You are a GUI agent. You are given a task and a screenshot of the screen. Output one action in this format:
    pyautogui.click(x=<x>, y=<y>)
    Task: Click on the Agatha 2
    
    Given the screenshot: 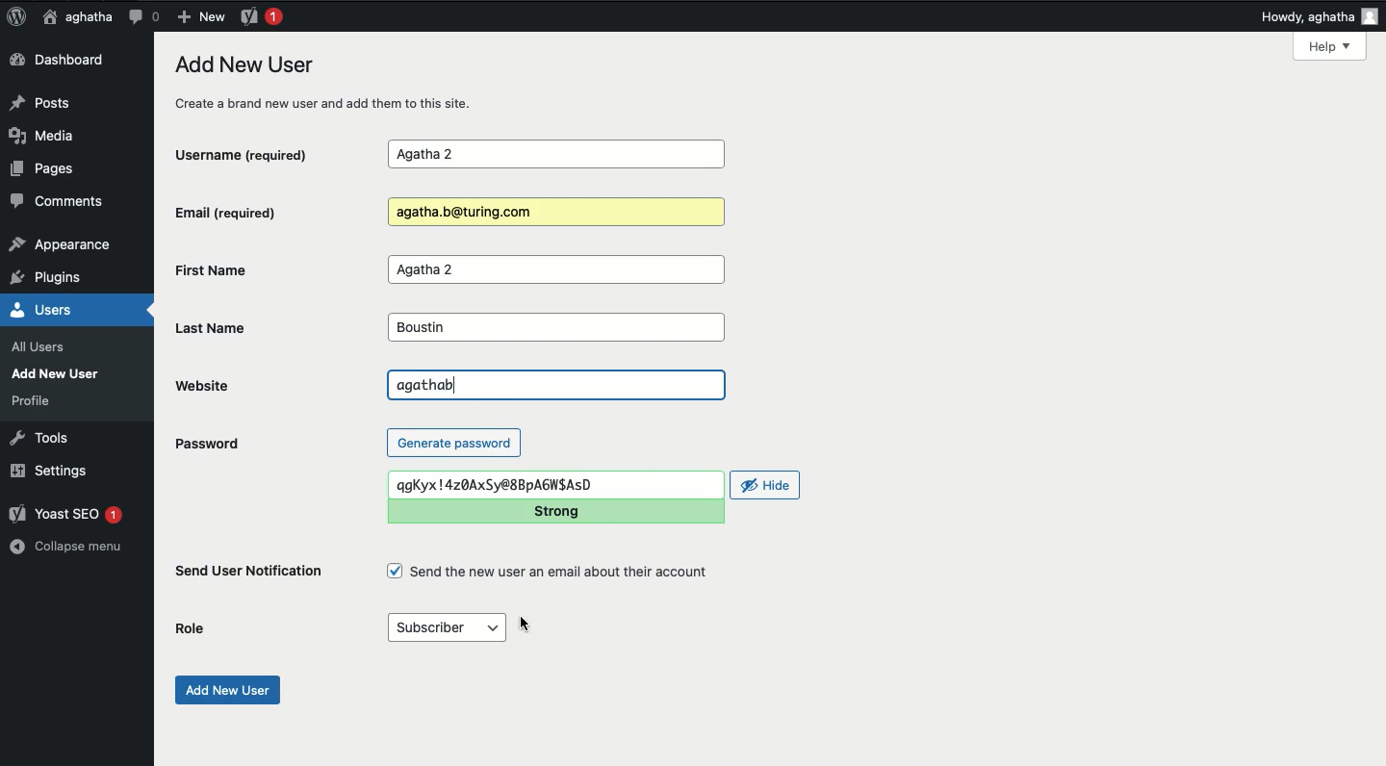 What is the action you would take?
    pyautogui.click(x=555, y=155)
    